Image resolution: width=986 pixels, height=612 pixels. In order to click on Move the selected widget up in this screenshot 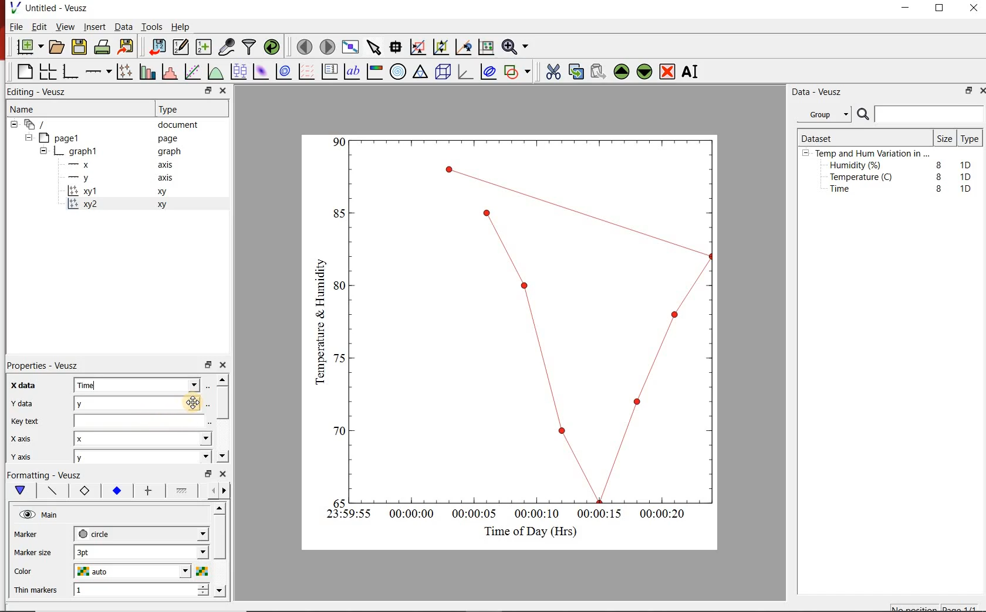, I will do `click(622, 70)`.